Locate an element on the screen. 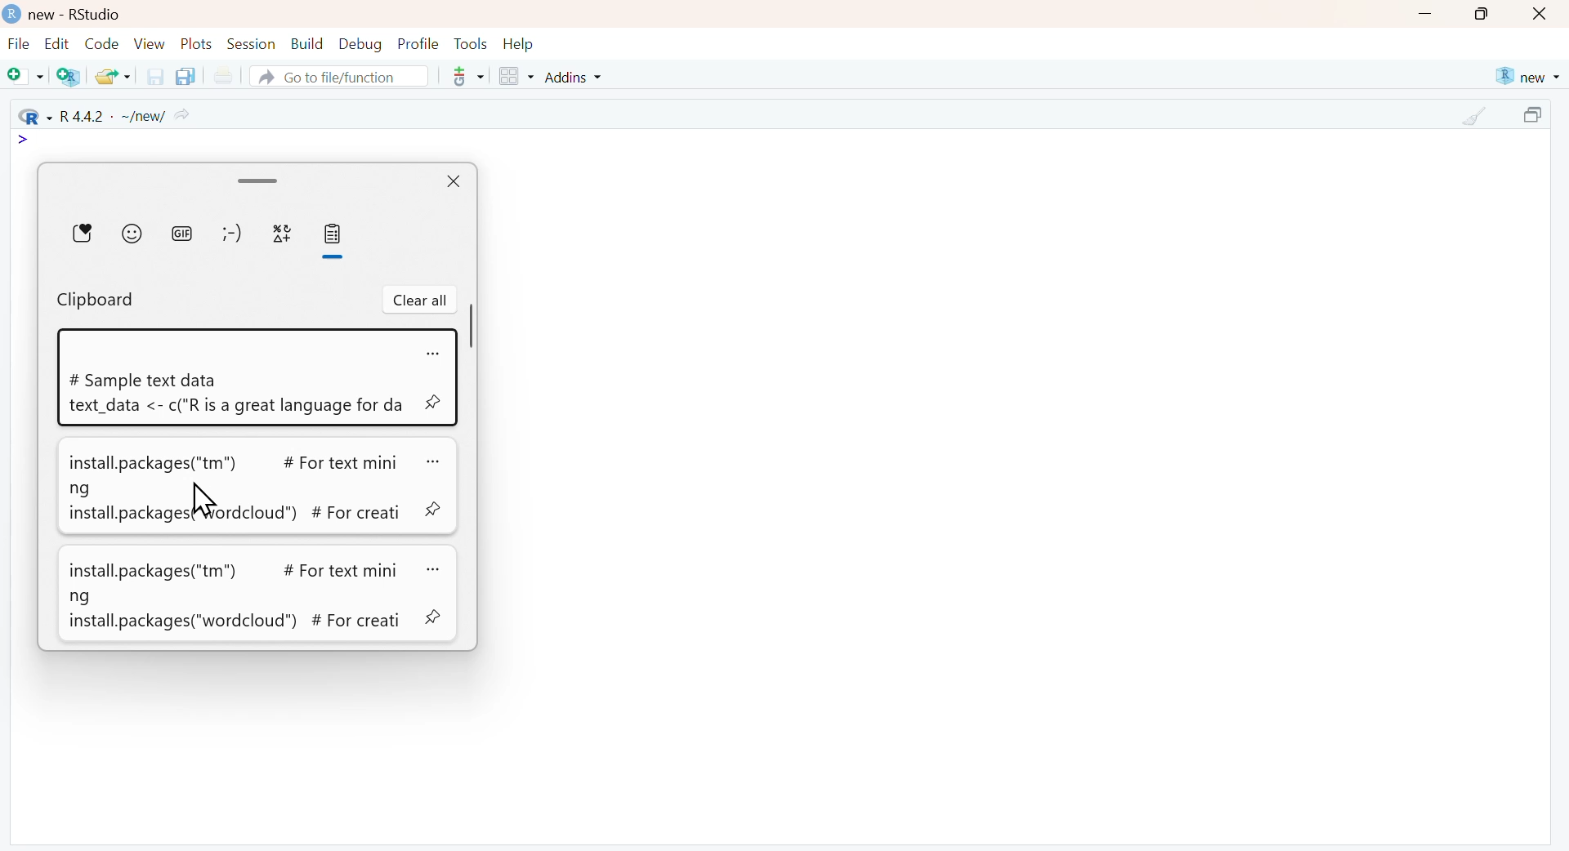  new - RStudio is located at coordinates (78, 15).